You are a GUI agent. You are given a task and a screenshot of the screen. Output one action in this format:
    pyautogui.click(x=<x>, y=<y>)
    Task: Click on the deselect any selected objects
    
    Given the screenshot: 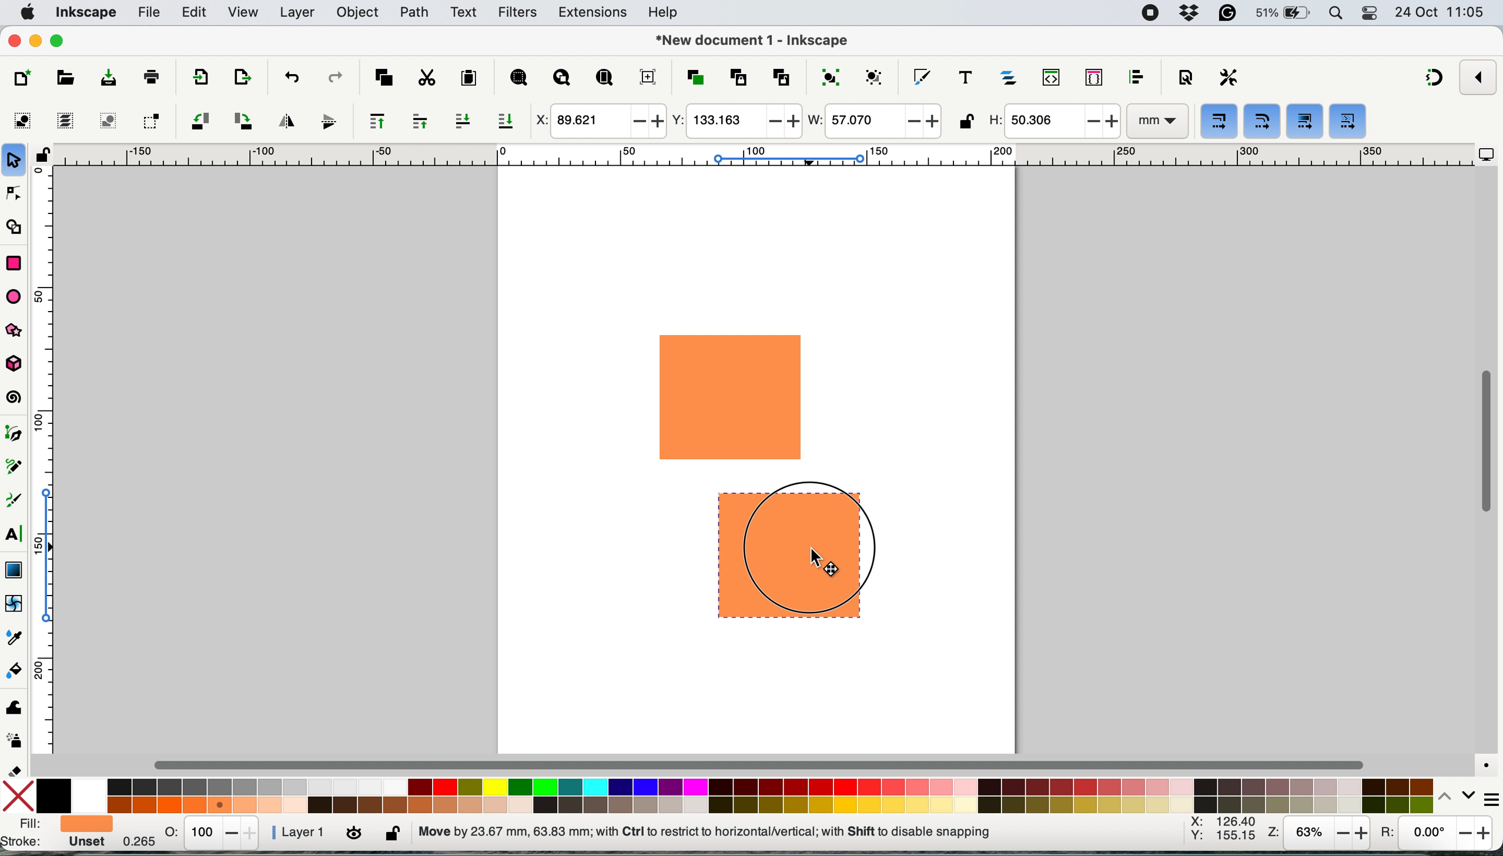 What is the action you would take?
    pyautogui.click(x=106, y=121)
    